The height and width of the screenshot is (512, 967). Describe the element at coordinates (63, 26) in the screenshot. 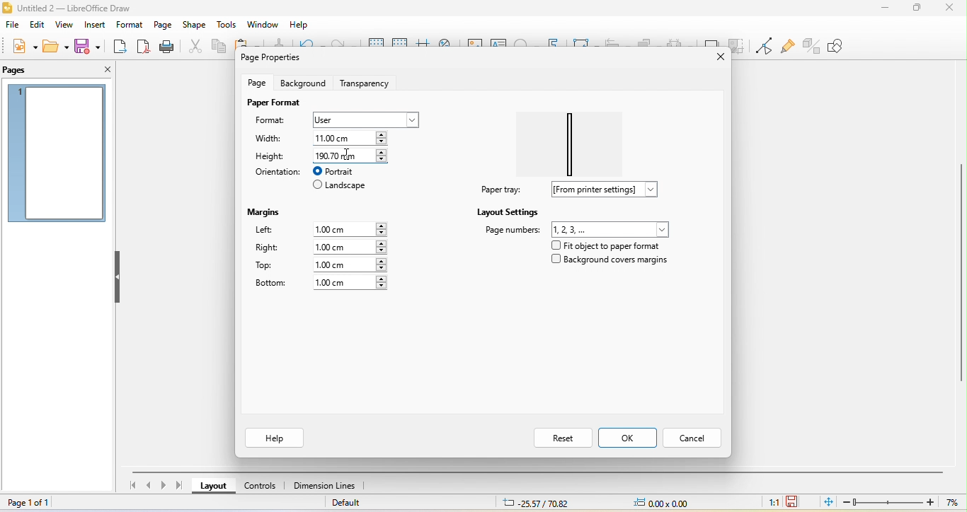

I see `view` at that location.